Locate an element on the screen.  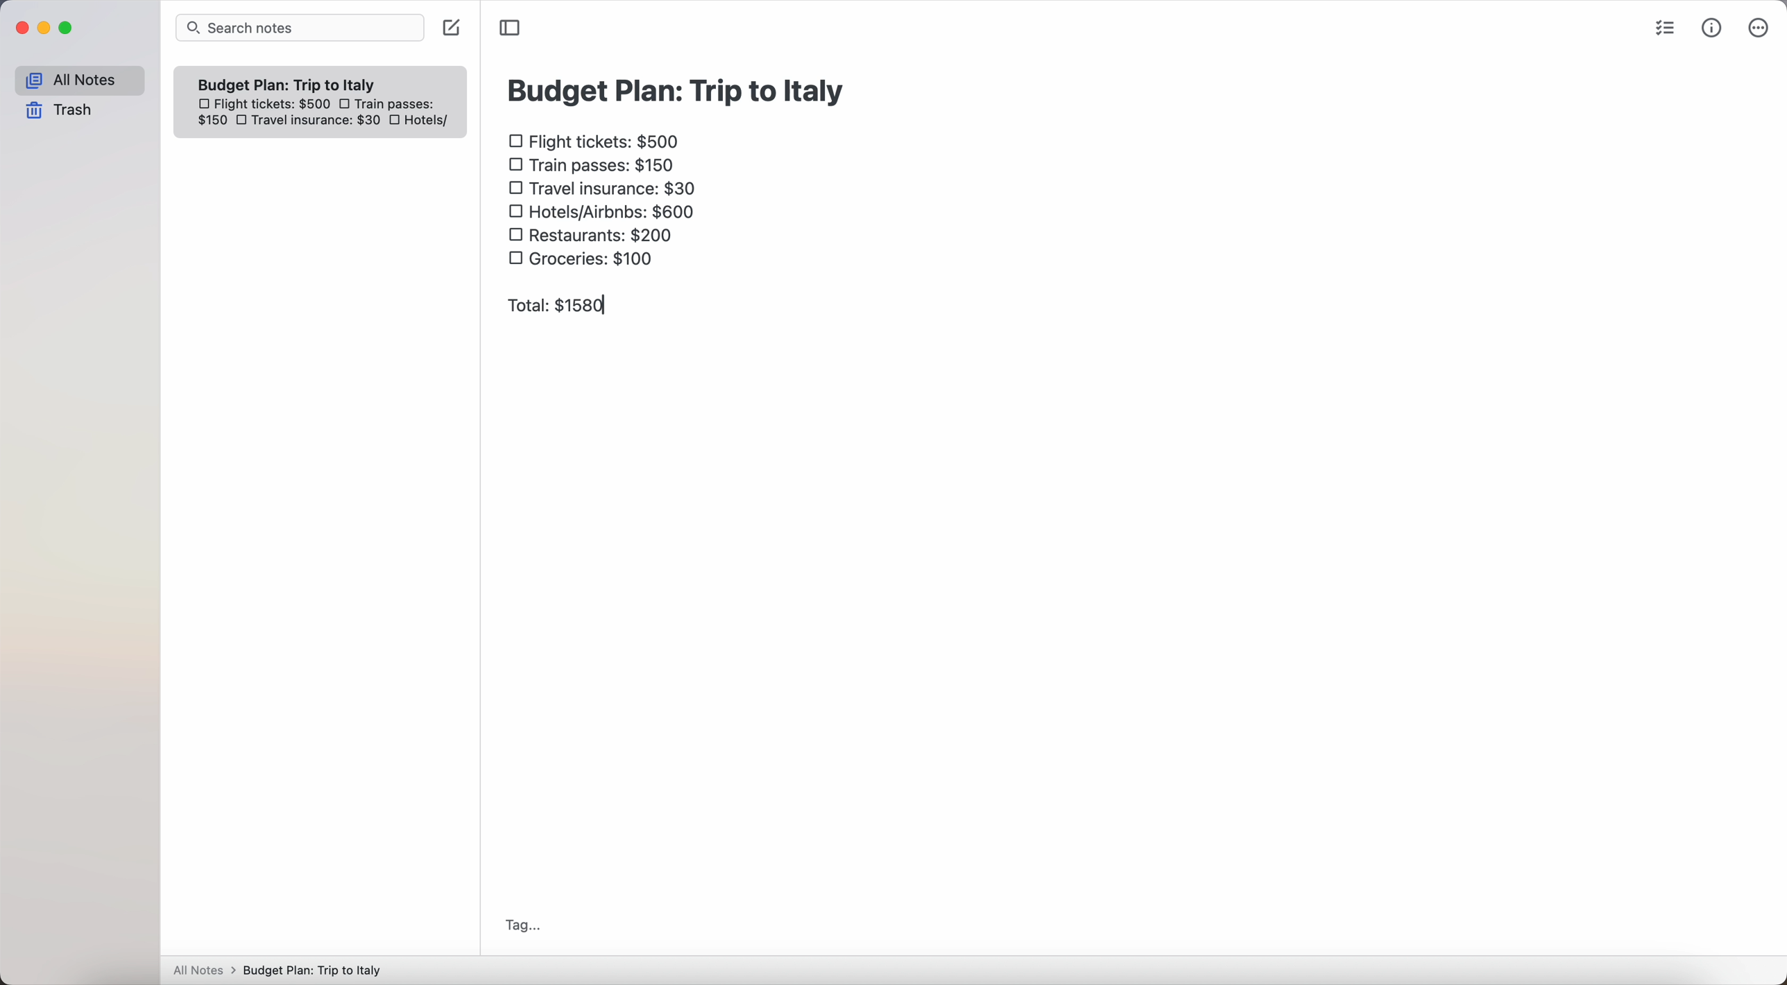
minimize is located at coordinates (48, 28).